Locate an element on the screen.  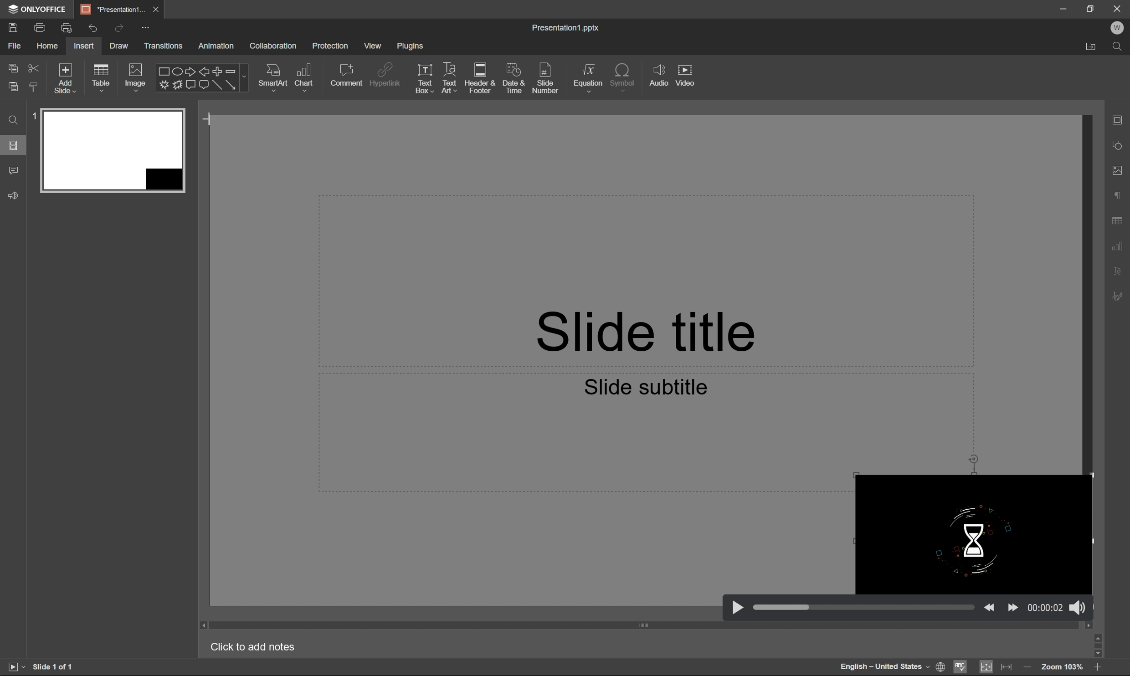
file is located at coordinates (13, 45).